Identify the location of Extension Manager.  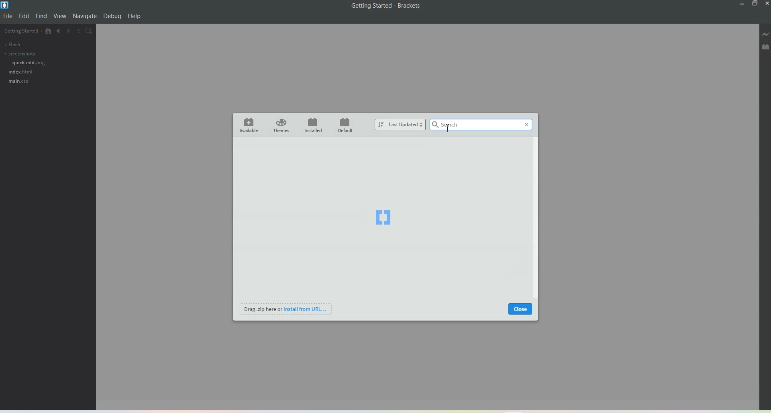
(765, 48).